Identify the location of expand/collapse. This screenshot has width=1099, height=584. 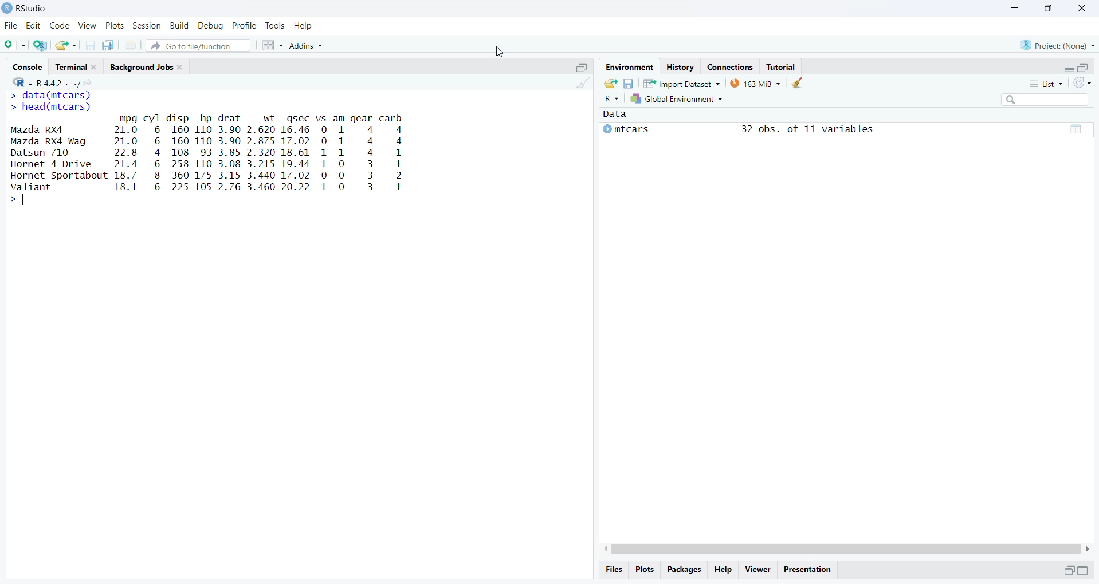
(1084, 570).